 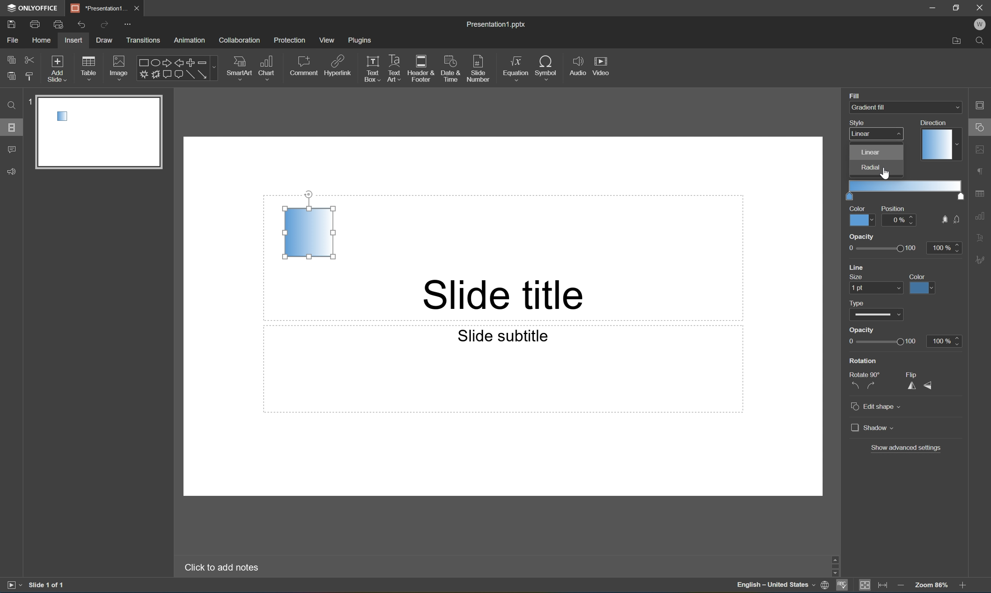 I want to click on linear, so click(x=875, y=134).